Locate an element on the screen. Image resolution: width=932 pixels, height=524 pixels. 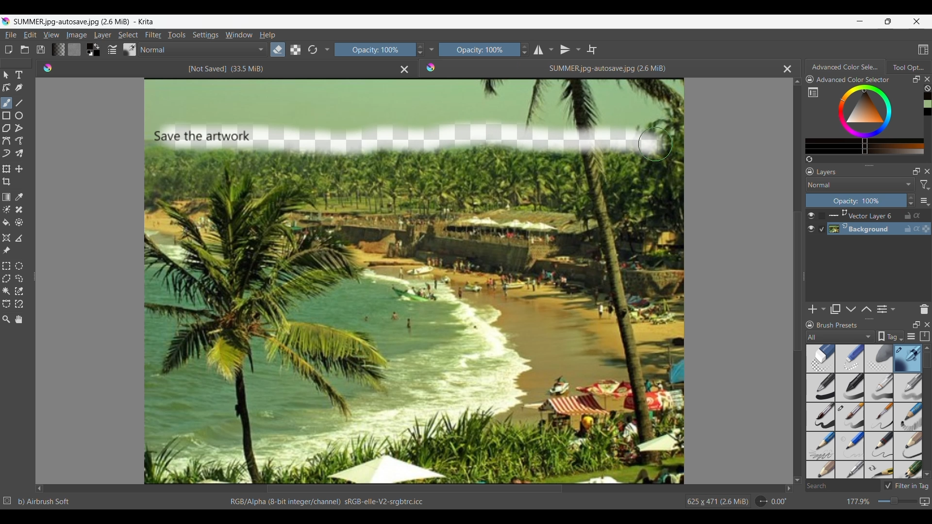
Set eraser mode is located at coordinates (278, 49).